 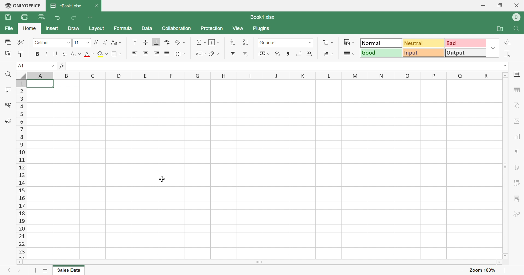 What do you see at coordinates (44, 270) in the screenshot?
I see `List of sheets` at bounding box center [44, 270].